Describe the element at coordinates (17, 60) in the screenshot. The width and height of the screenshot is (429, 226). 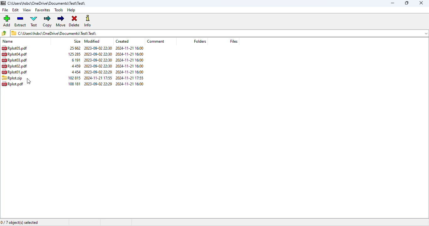
I see ` Rplot03.pdf` at that location.